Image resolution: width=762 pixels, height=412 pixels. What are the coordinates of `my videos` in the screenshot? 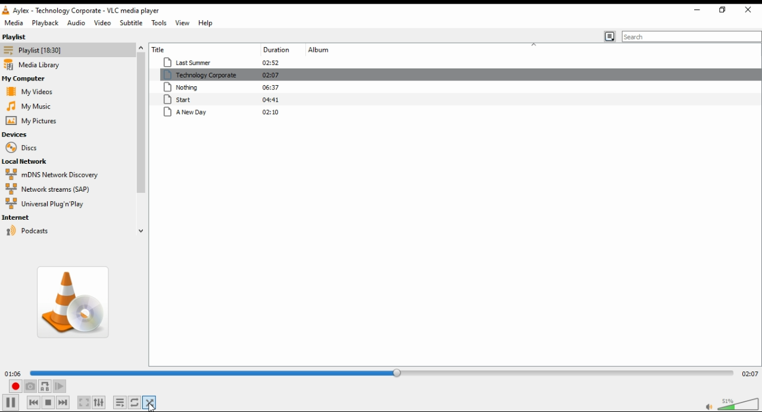 It's located at (29, 92).